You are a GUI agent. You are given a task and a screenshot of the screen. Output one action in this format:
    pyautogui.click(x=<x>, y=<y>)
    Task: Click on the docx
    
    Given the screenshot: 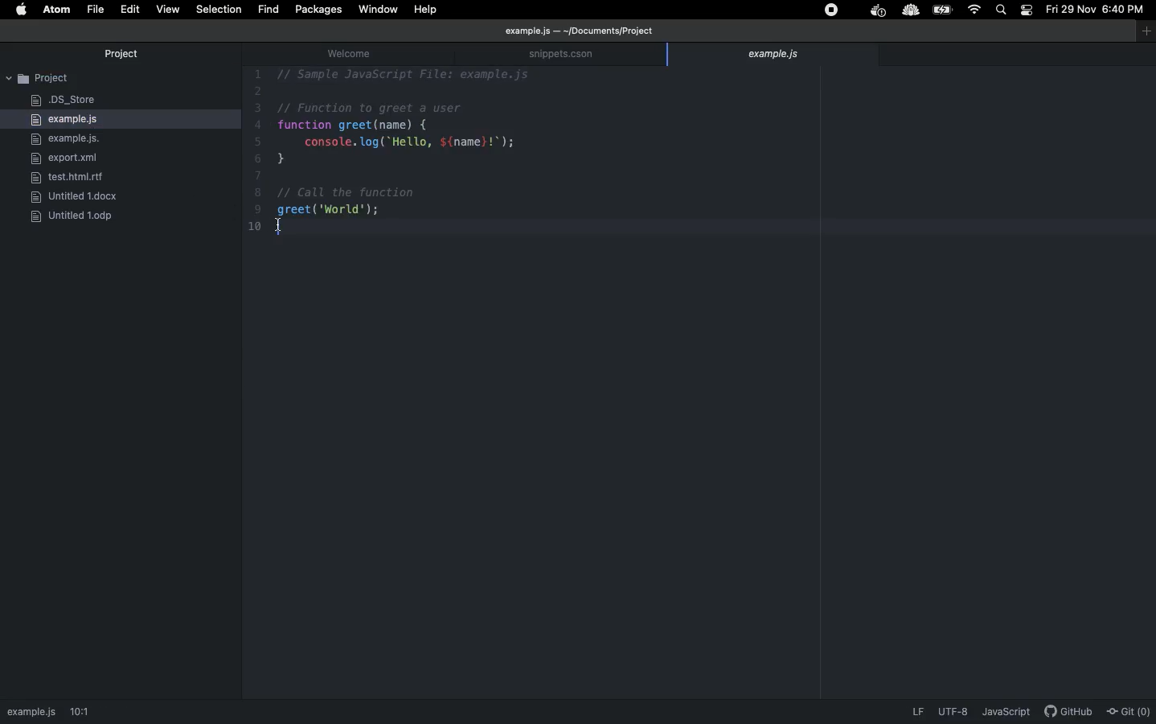 What is the action you would take?
    pyautogui.click(x=76, y=195)
    